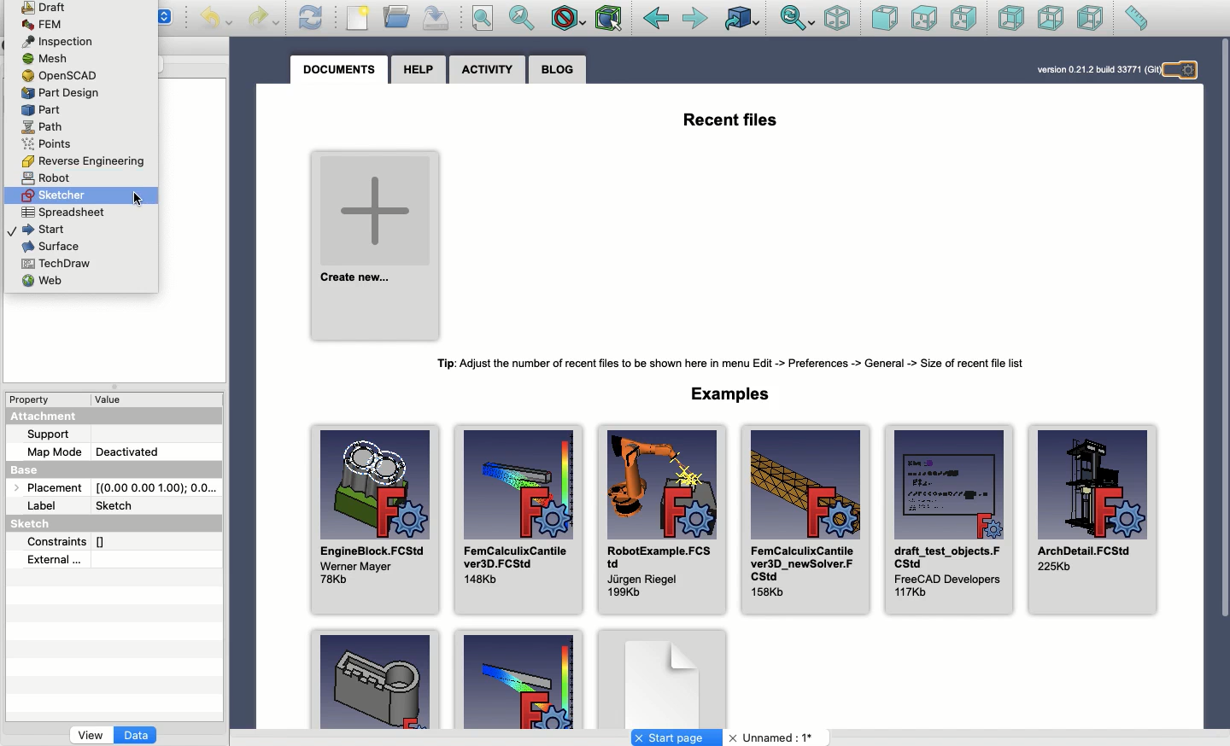  Describe the element at coordinates (138, 201) in the screenshot. I see `Pointer` at that location.